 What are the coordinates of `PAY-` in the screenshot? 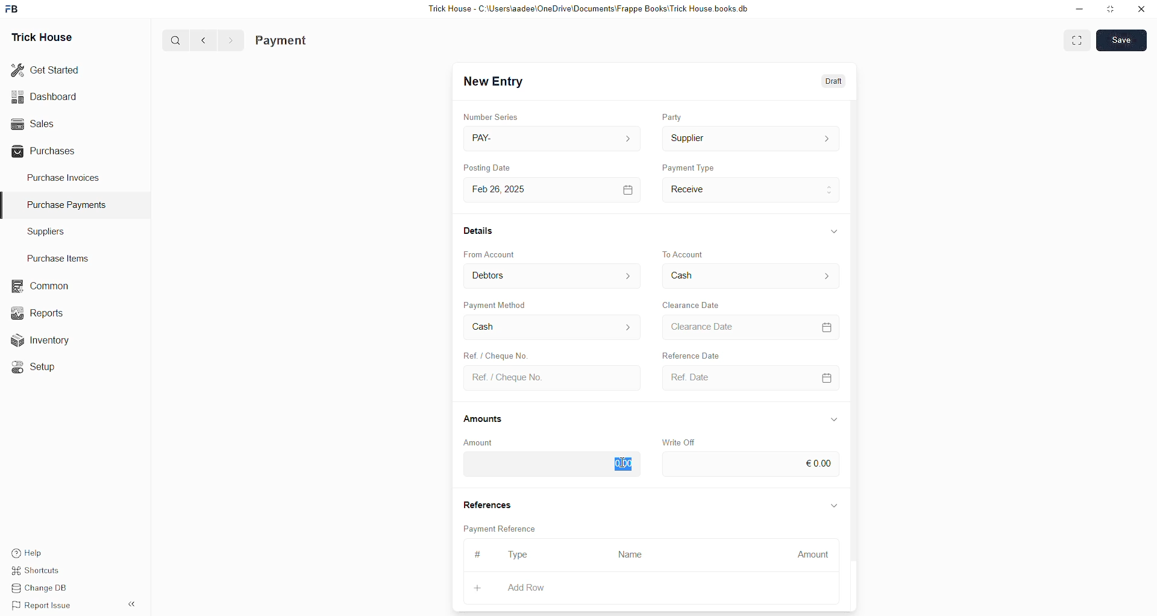 It's located at (551, 137).